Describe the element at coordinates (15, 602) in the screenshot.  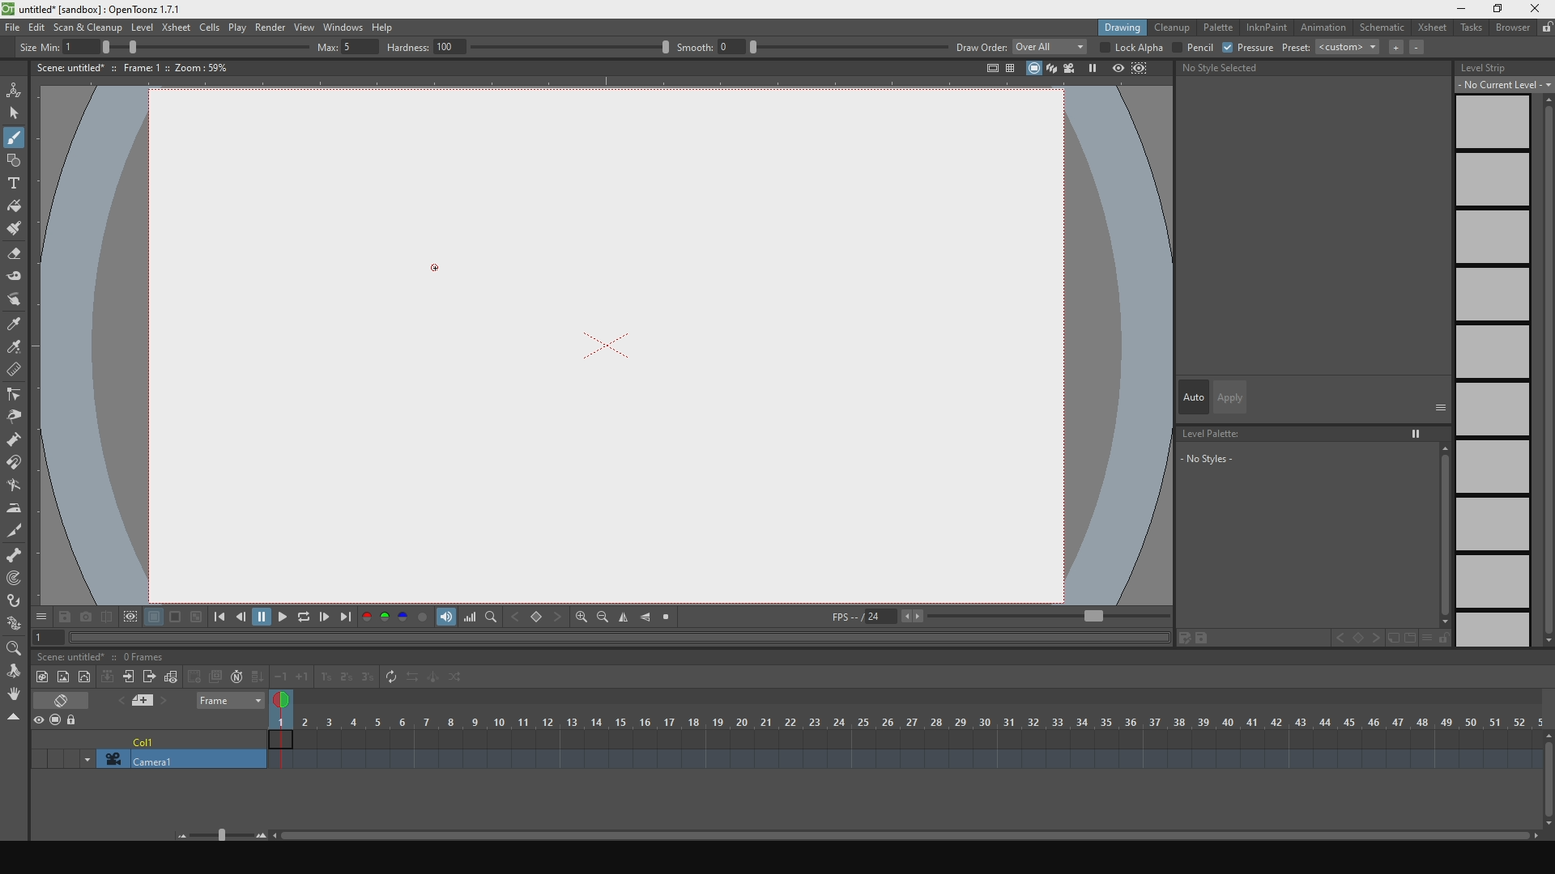
I see `hook` at that location.